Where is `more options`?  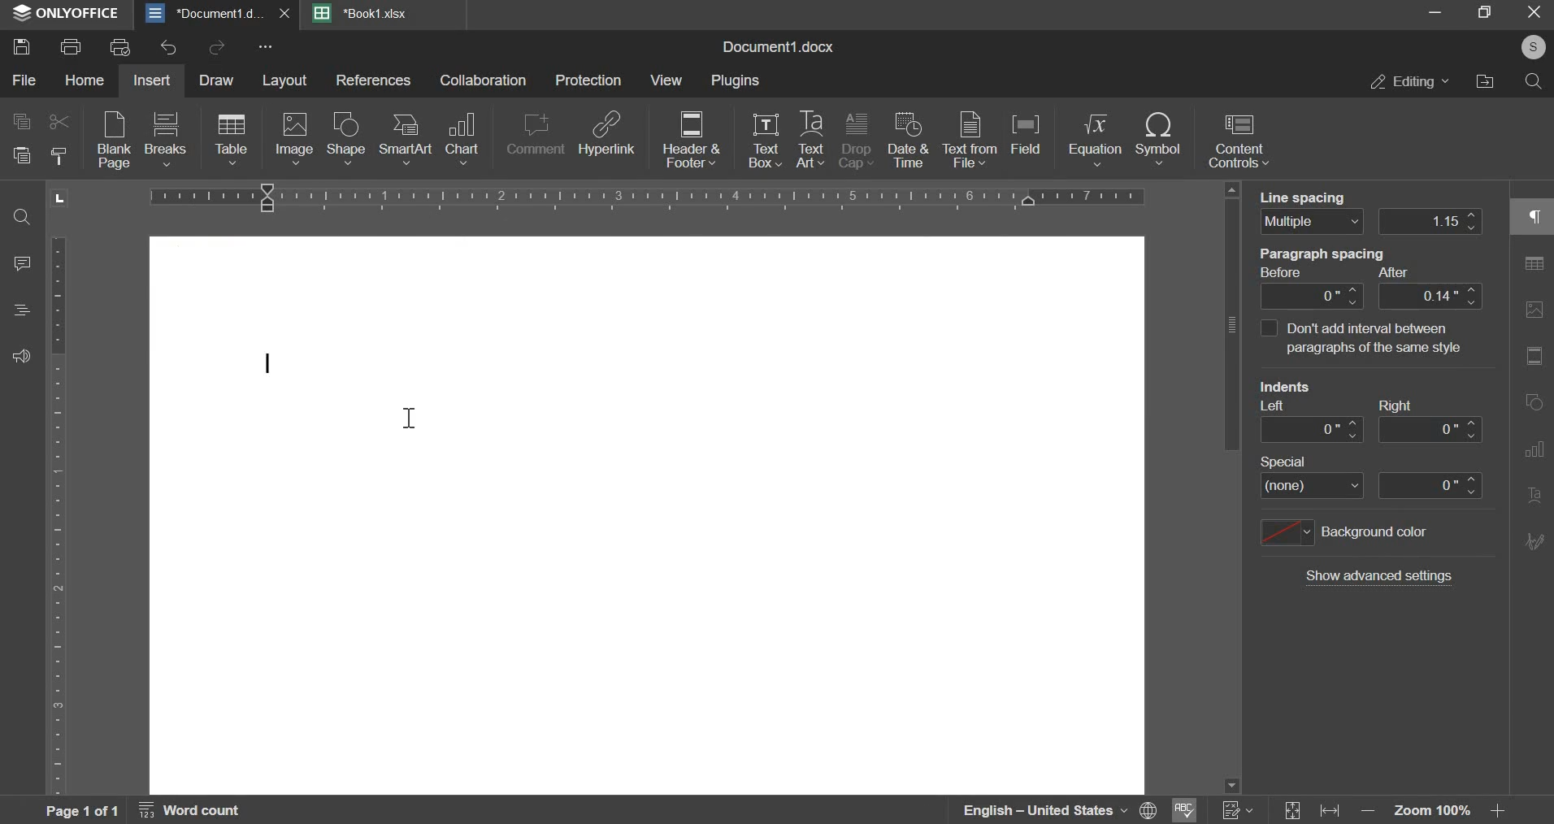
more options is located at coordinates (267, 49).